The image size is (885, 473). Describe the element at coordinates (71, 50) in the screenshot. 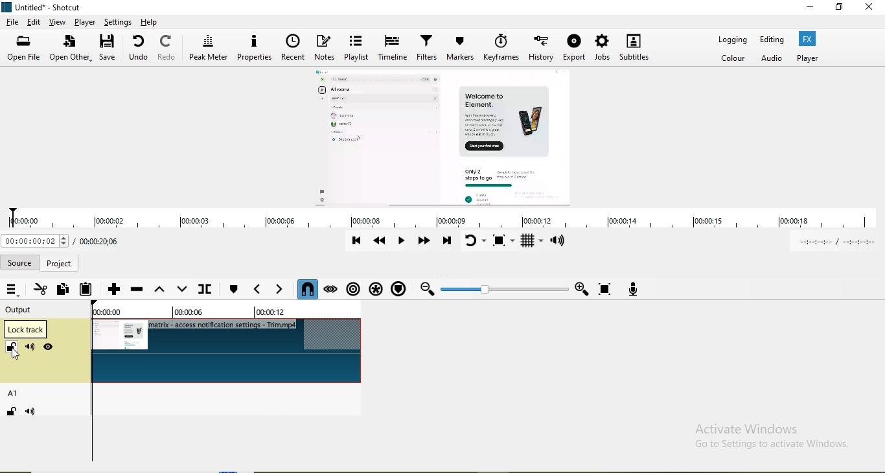

I see `Open other ` at that location.